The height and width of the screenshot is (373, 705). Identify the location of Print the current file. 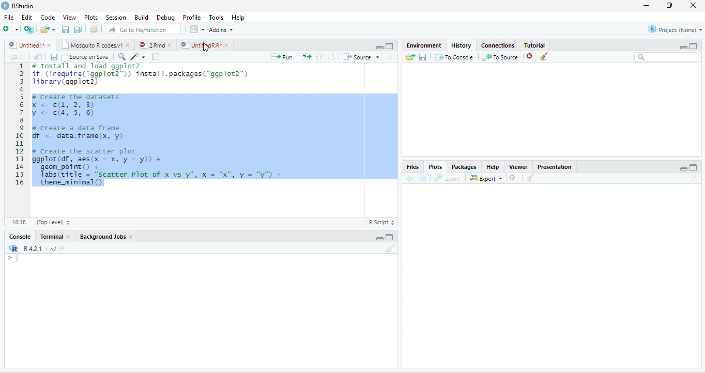
(94, 29).